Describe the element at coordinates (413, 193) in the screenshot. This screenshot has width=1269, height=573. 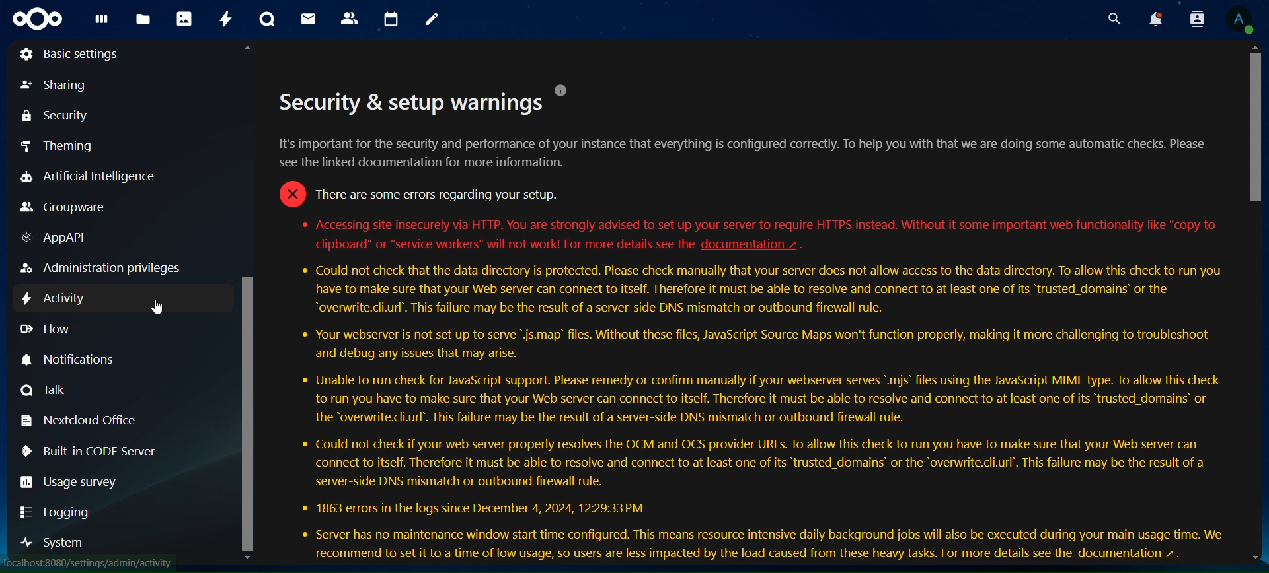
I see `o There are some errors regarding your setup.` at that location.